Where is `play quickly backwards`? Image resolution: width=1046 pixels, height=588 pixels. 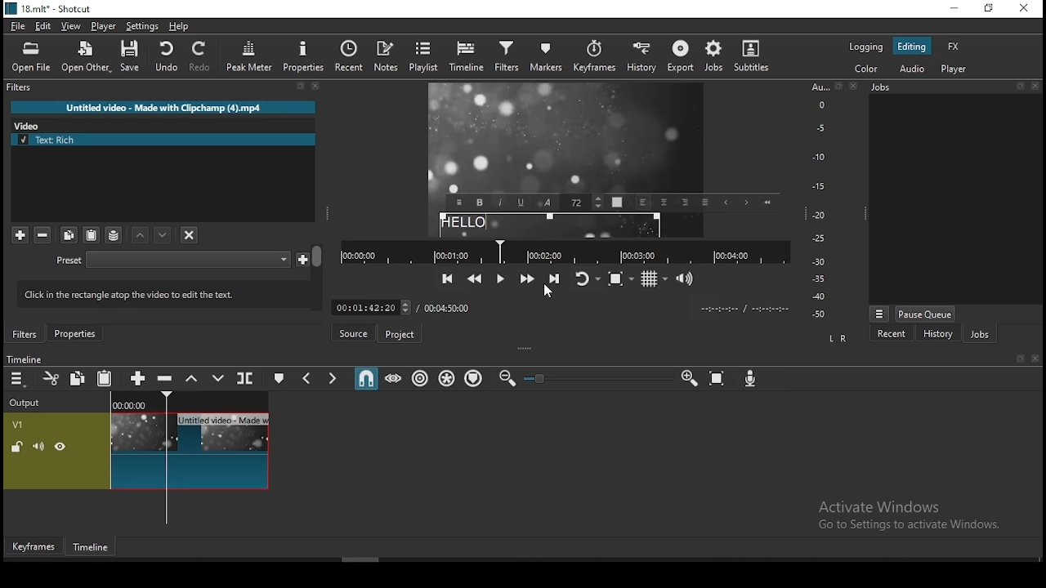 play quickly backwards is located at coordinates (474, 278).